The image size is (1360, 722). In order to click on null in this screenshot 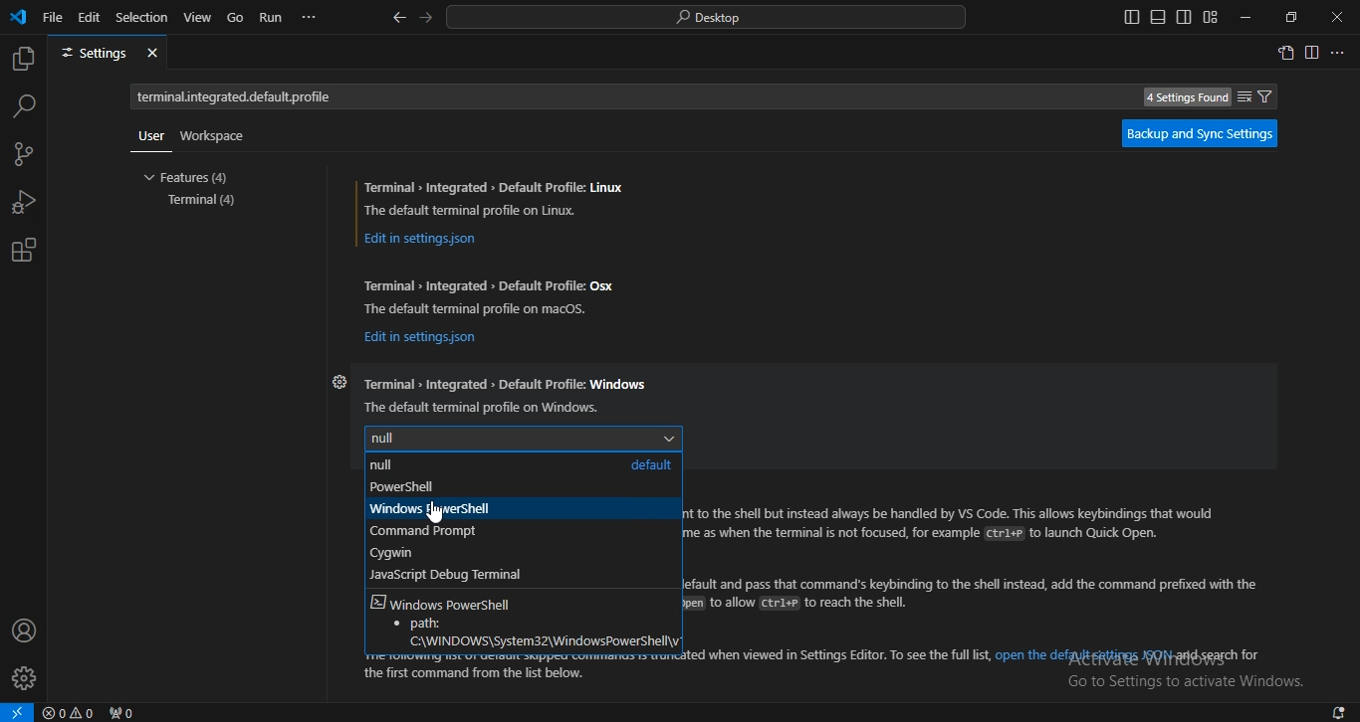, I will do `click(526, 439)`.